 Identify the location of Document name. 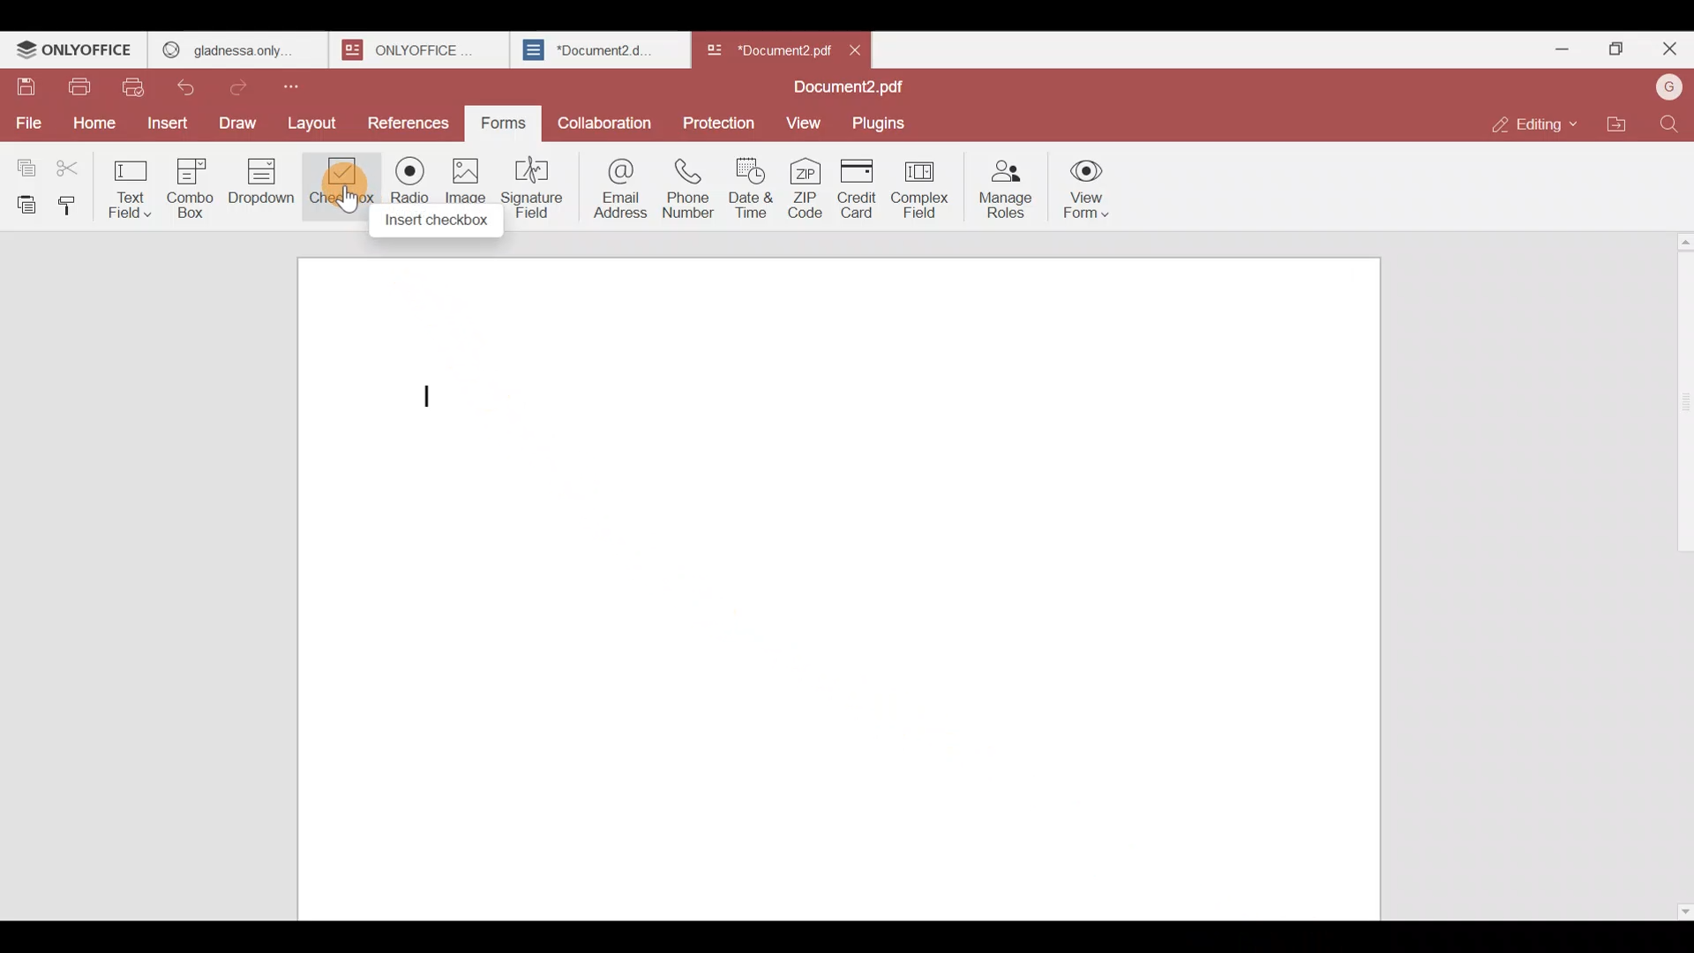
(767, 46).